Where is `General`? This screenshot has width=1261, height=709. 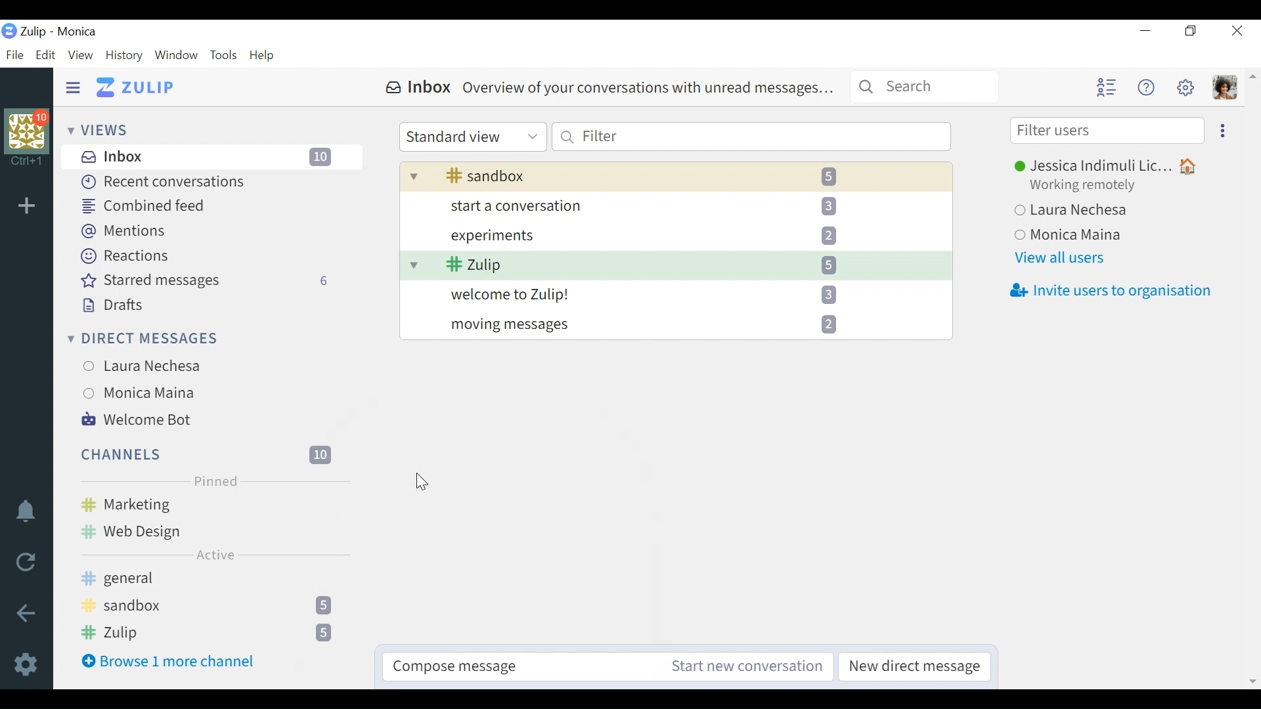
General is located at coordinates (175, 578).